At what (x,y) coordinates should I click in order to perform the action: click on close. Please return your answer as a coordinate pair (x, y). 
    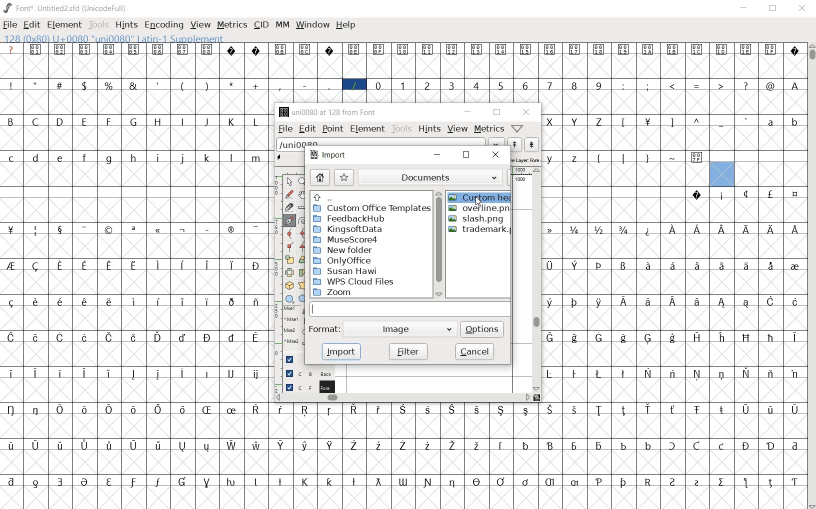
    Looking at the image, I should click on (526, 111).